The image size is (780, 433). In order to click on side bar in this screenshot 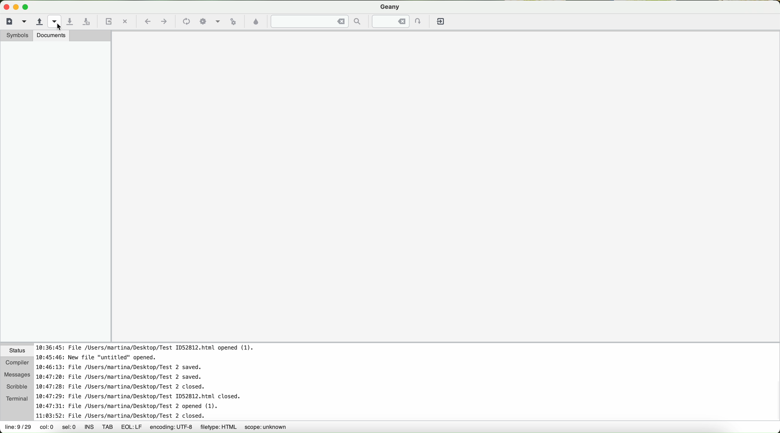, I will do `click(55, 192)`.